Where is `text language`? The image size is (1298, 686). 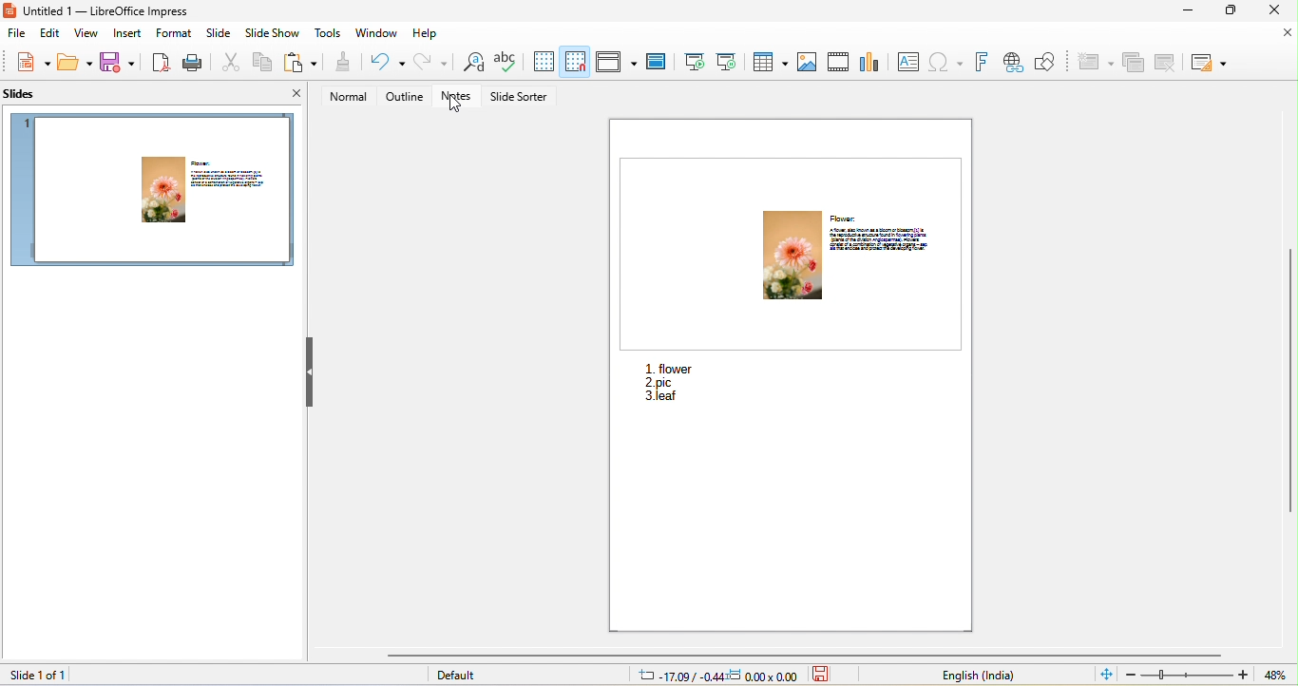 text language is located at coordinates (987, 674).